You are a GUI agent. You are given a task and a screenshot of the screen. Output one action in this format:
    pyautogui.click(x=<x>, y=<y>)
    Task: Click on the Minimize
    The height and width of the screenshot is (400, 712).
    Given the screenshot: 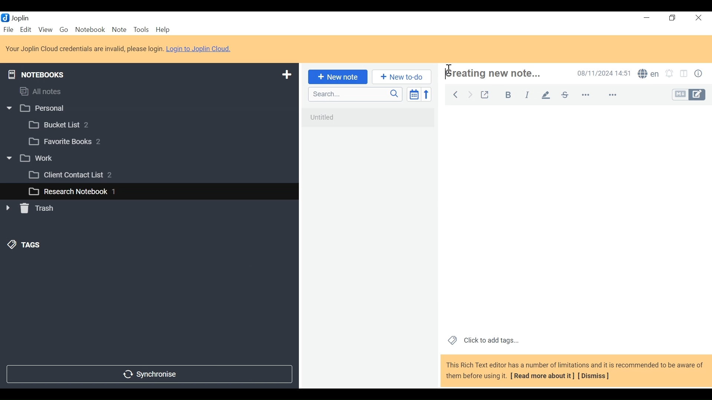 What is the action you would take?
    pyautogui.click(x=646, y=18)
    